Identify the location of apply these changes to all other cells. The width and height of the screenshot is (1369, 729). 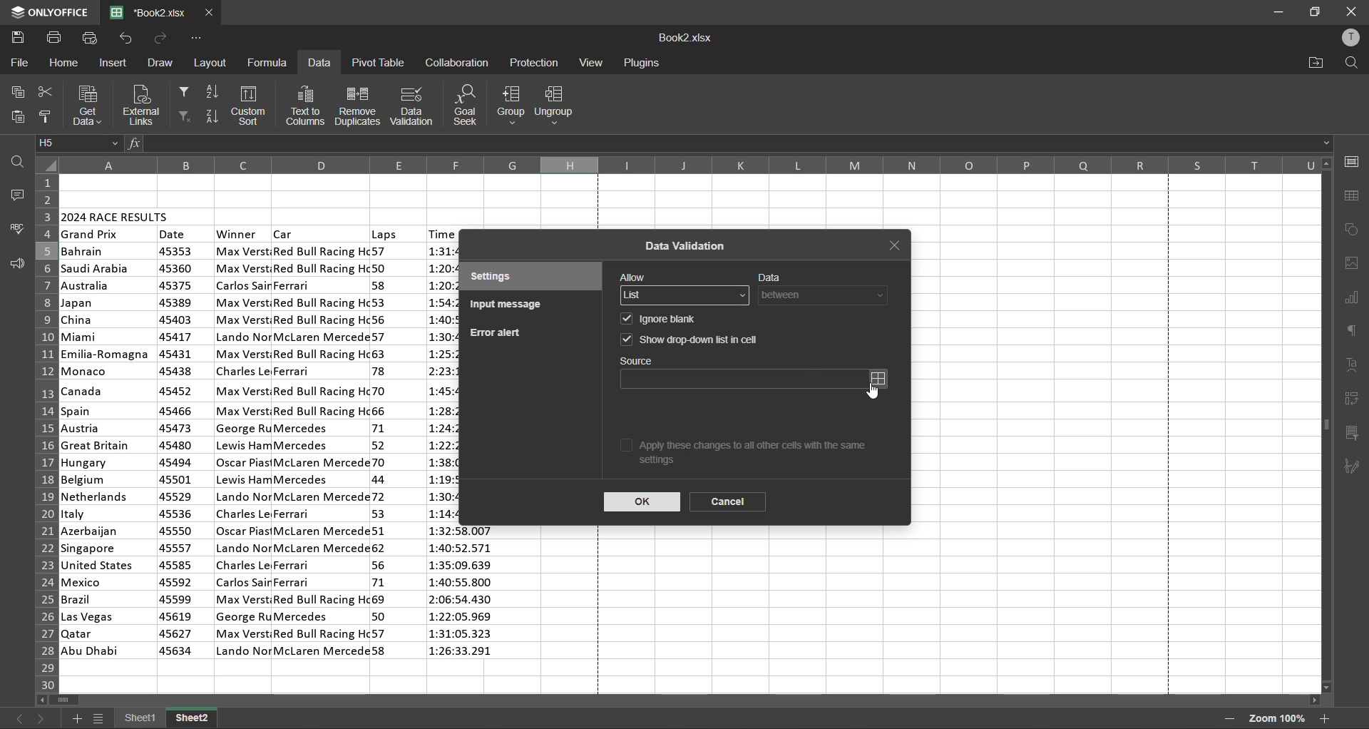
(759, 455).